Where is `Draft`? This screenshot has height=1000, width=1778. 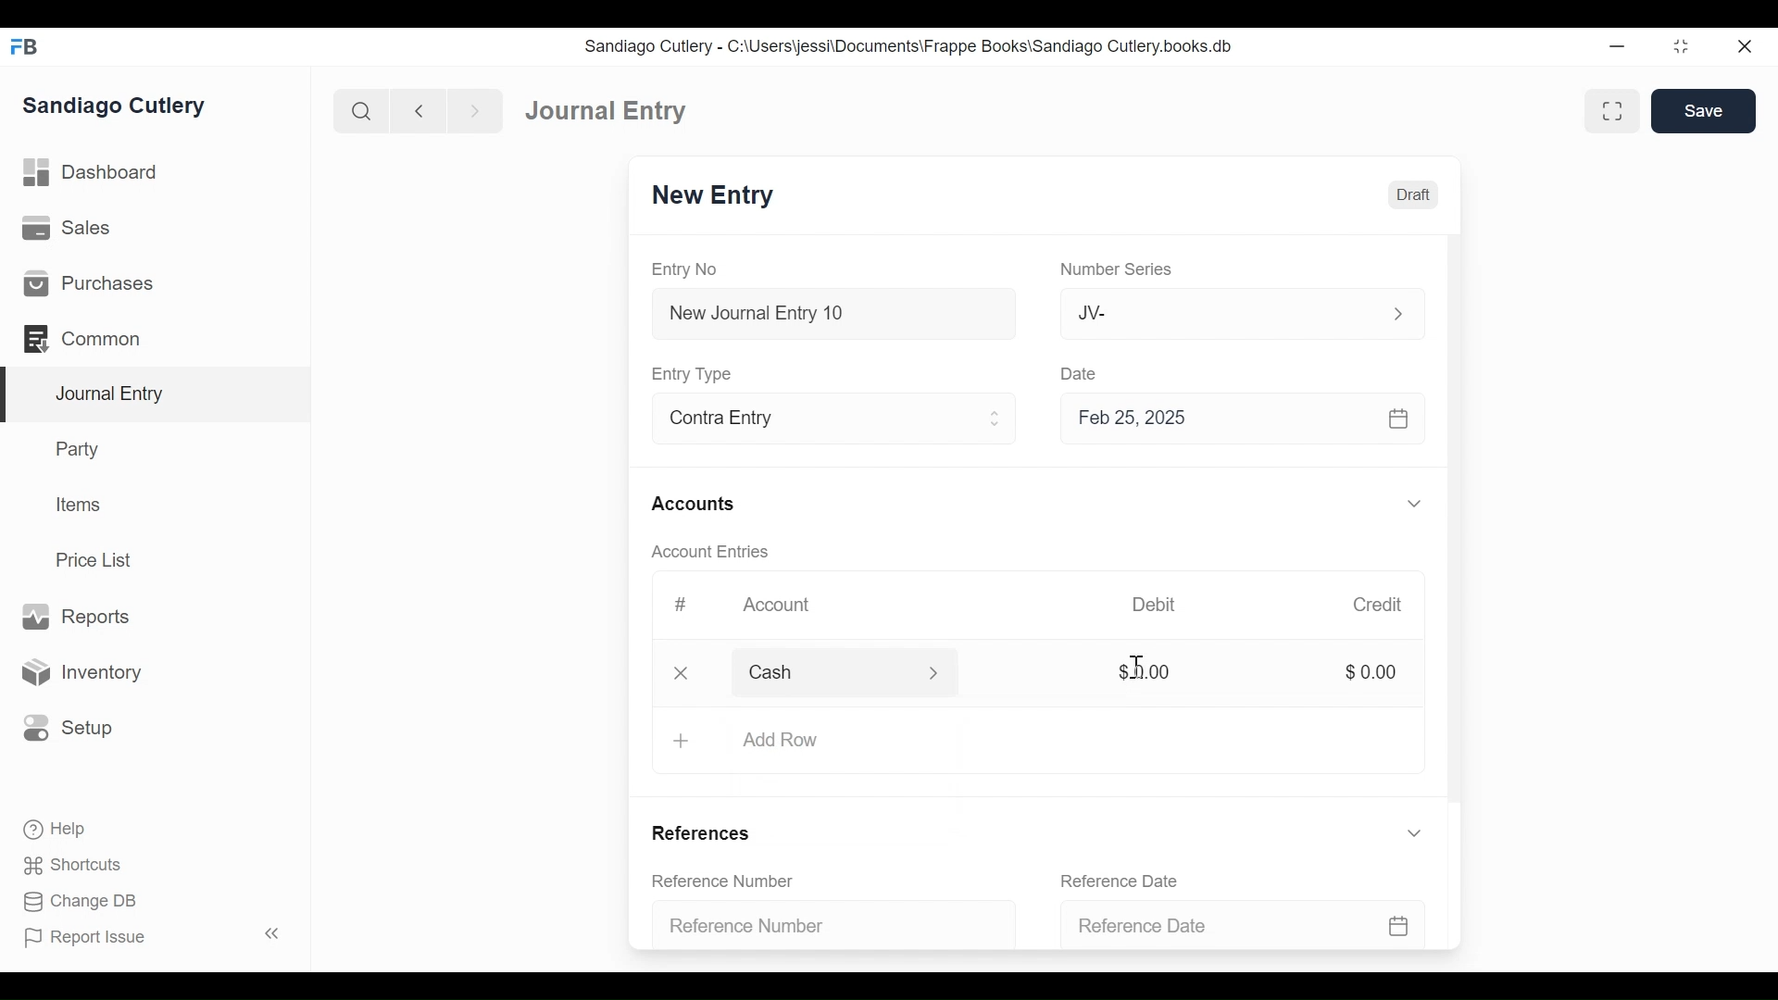 Draft is located at coordinates (1414, 195).